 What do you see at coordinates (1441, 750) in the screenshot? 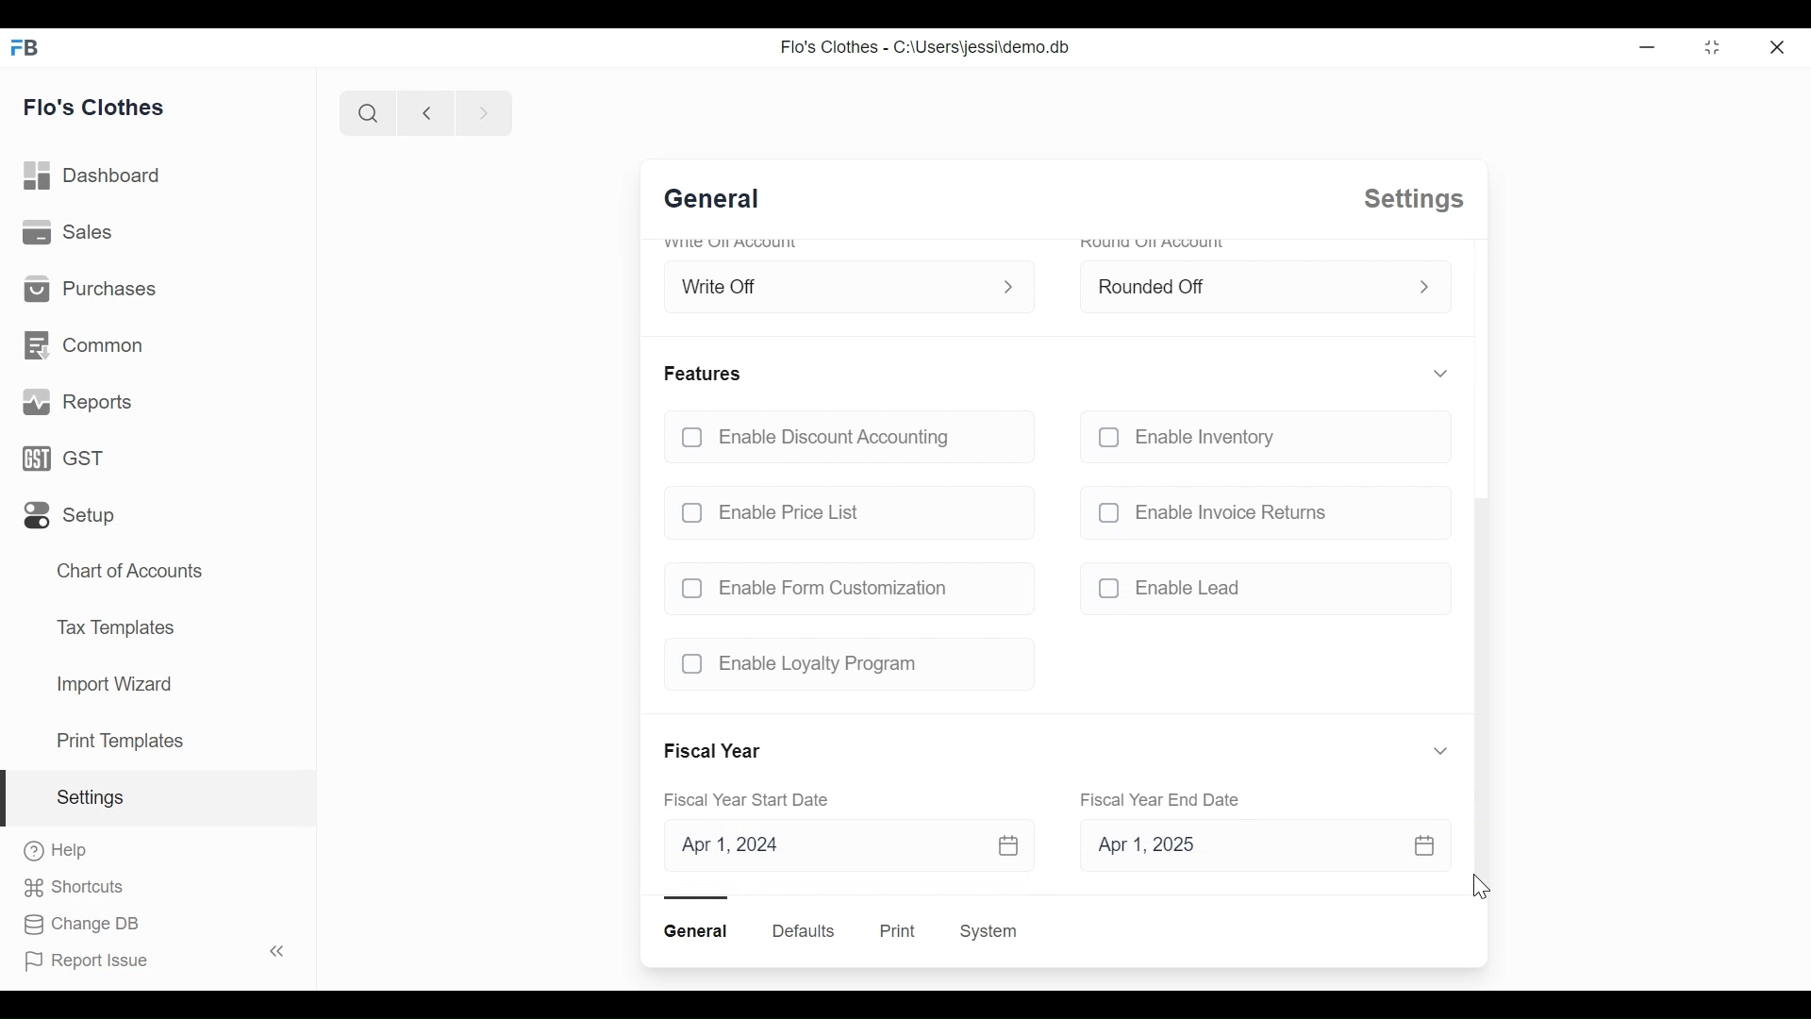
I see `Expand` at bounding box center [1441, 750].